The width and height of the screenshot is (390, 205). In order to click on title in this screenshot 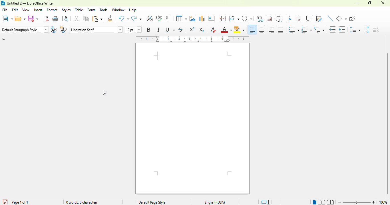, I will do `click(31, 3)`.